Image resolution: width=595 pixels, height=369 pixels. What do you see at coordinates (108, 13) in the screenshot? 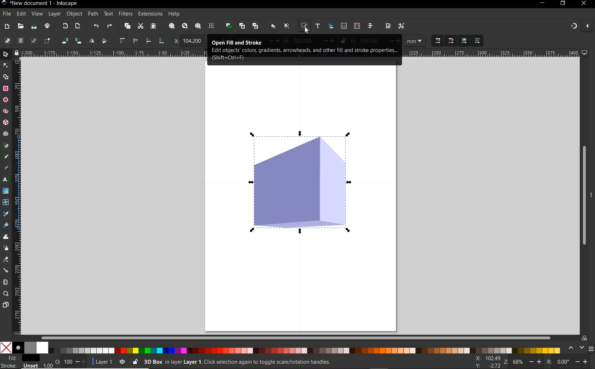
I see `TEXT` at bounding box center [108, 13].